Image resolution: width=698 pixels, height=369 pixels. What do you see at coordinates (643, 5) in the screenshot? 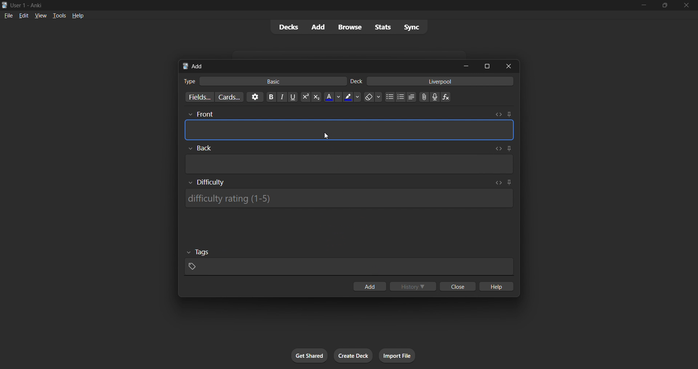
I see `minimize` at bounding box center [643, 5].